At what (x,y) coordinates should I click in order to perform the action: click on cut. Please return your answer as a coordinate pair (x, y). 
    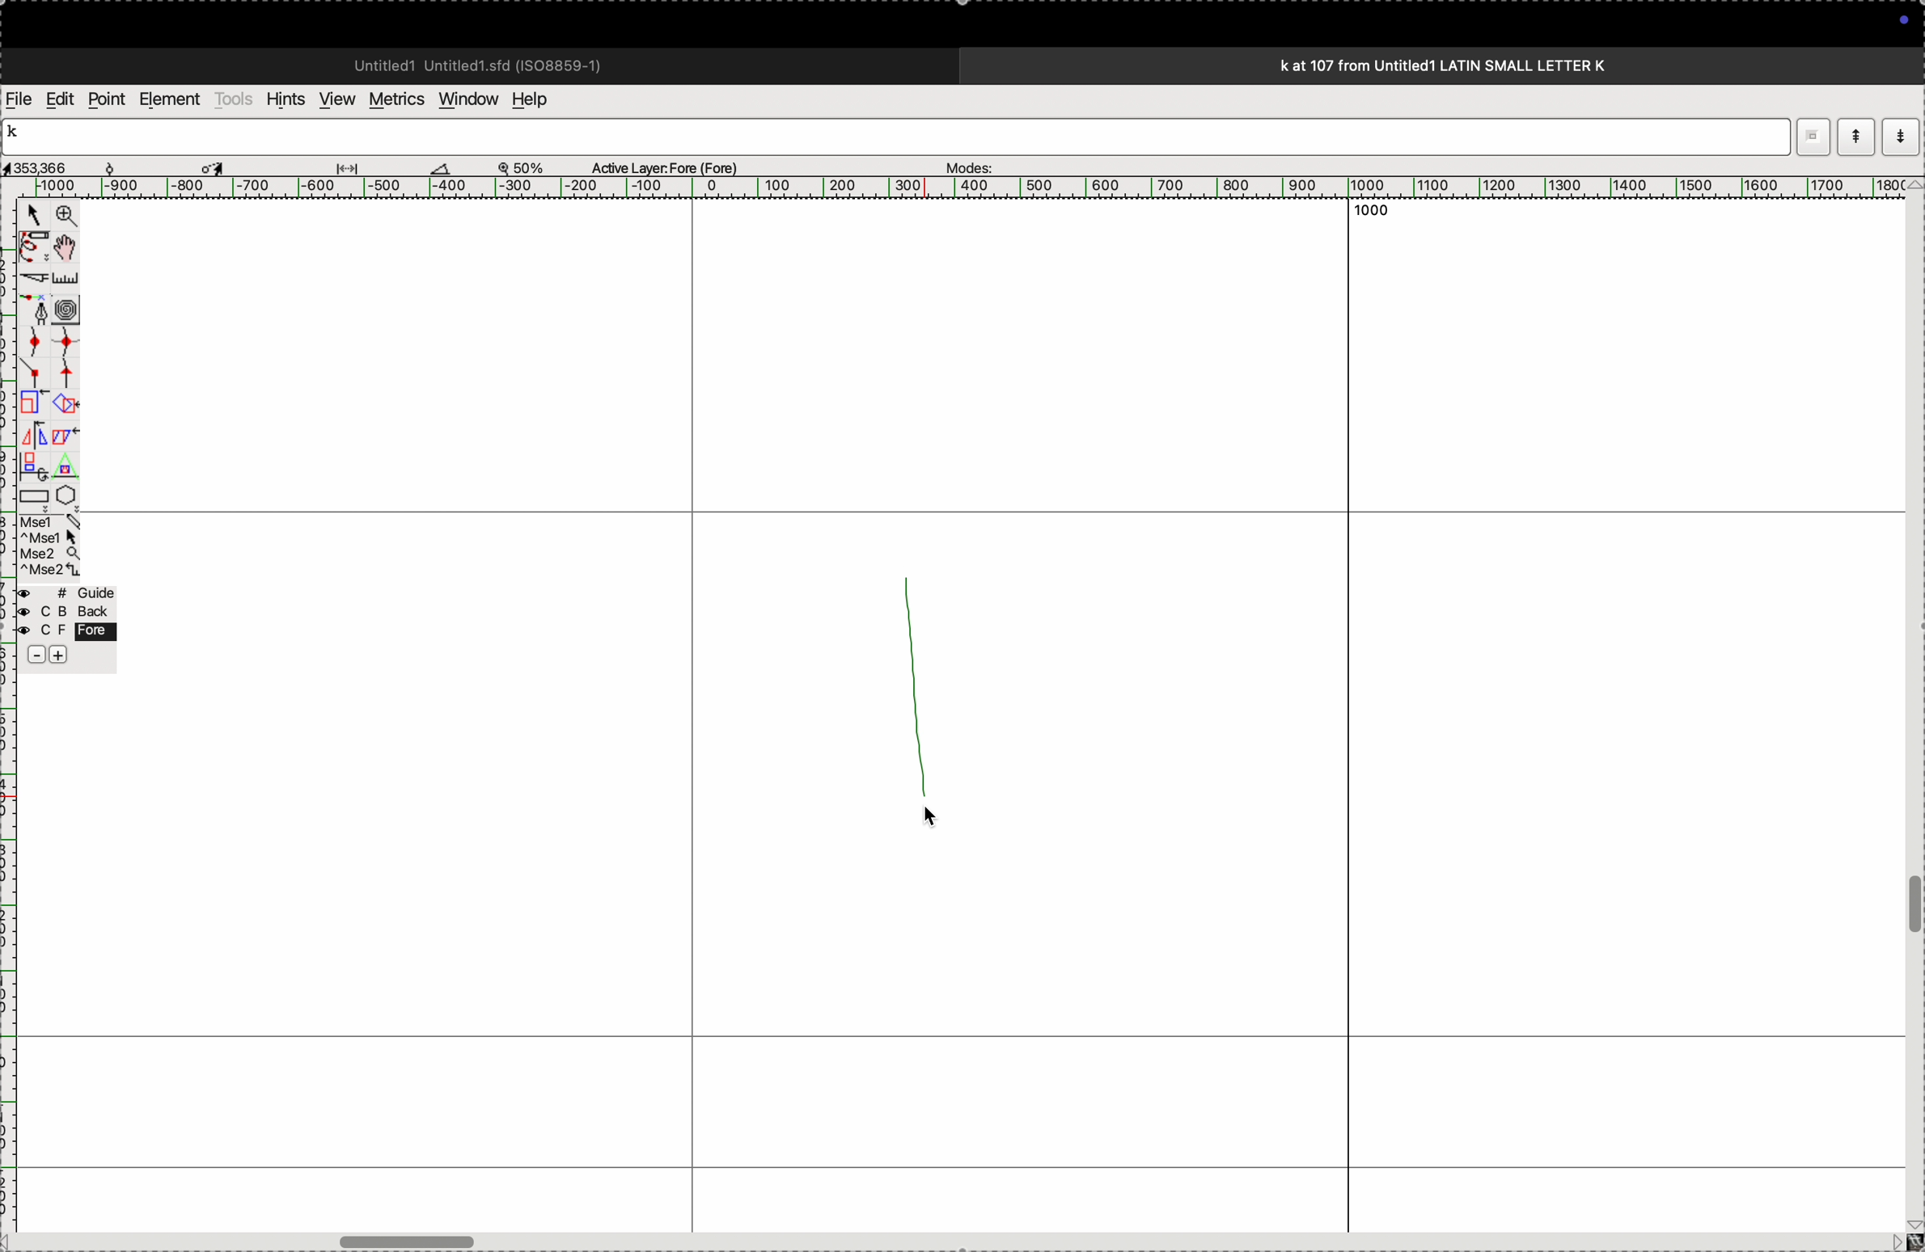
    Looking at the image, I should click on (441, 167).